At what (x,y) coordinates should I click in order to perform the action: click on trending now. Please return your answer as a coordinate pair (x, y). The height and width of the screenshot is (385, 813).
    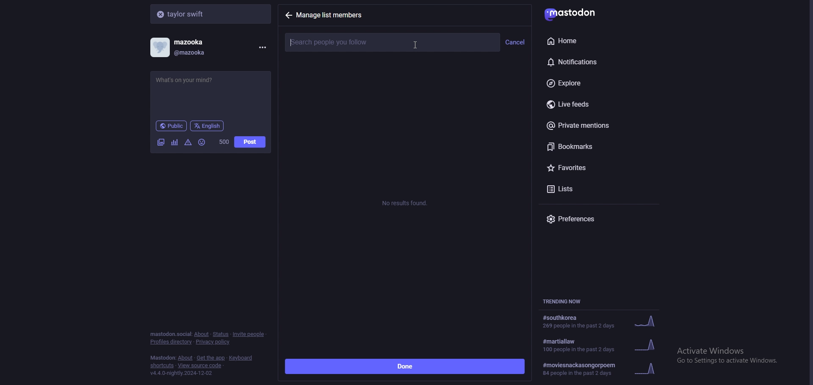
    Looking at the image, I should click on (567, 301).